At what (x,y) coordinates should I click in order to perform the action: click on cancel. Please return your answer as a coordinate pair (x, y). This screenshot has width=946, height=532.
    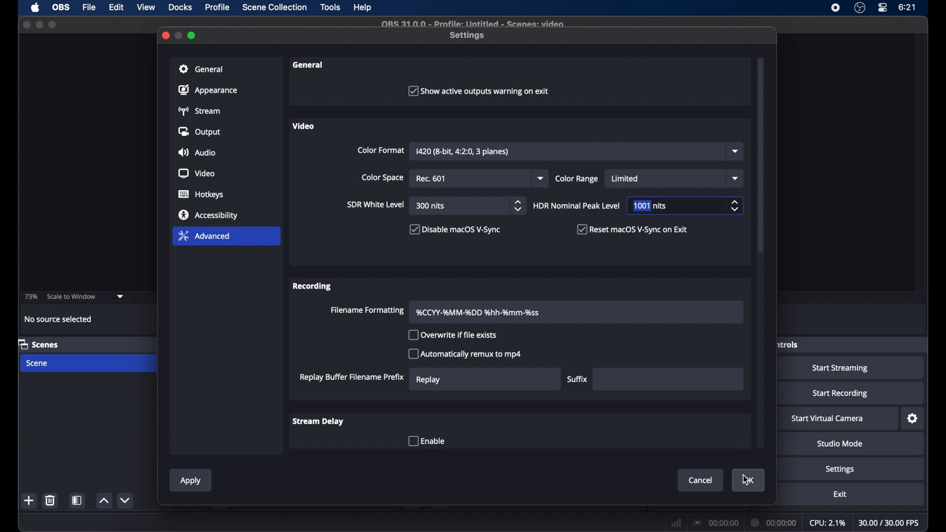
    Looking at the image, I should click on (701, 481).